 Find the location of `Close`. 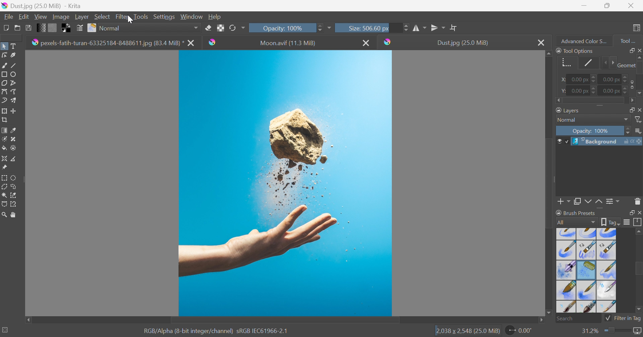

Close is located at coordinates (367, 42).